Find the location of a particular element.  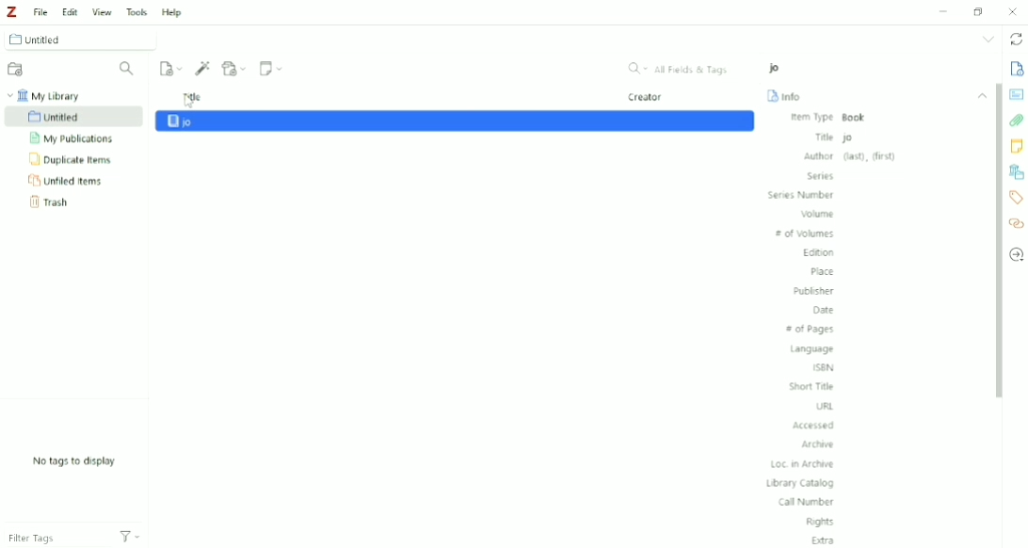

Notes is located at coordinates (1016, 146).